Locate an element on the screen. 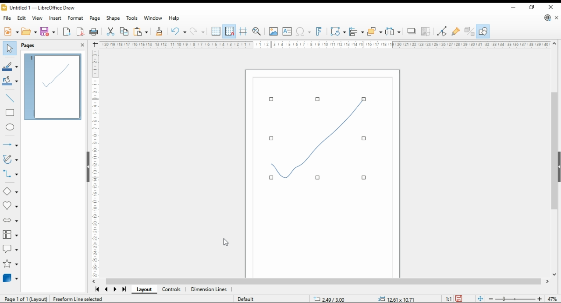  show grid is located at coordinates (216, 31).